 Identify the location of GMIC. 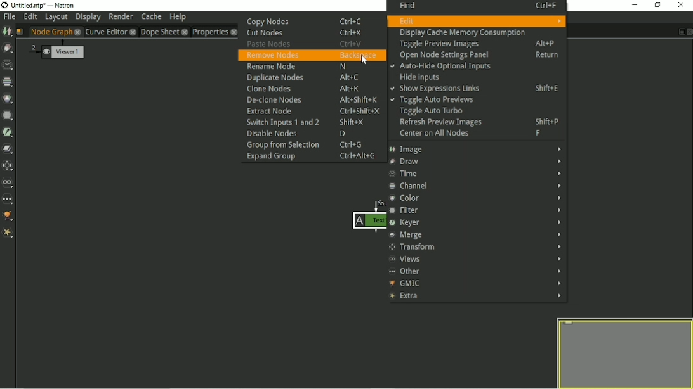
(475, 283).